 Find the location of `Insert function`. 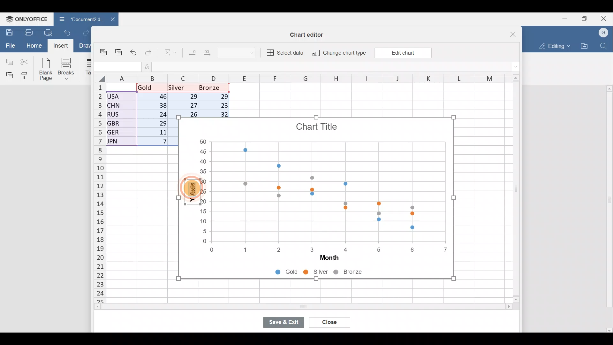

Insert function is located at coordinates (148, 67).